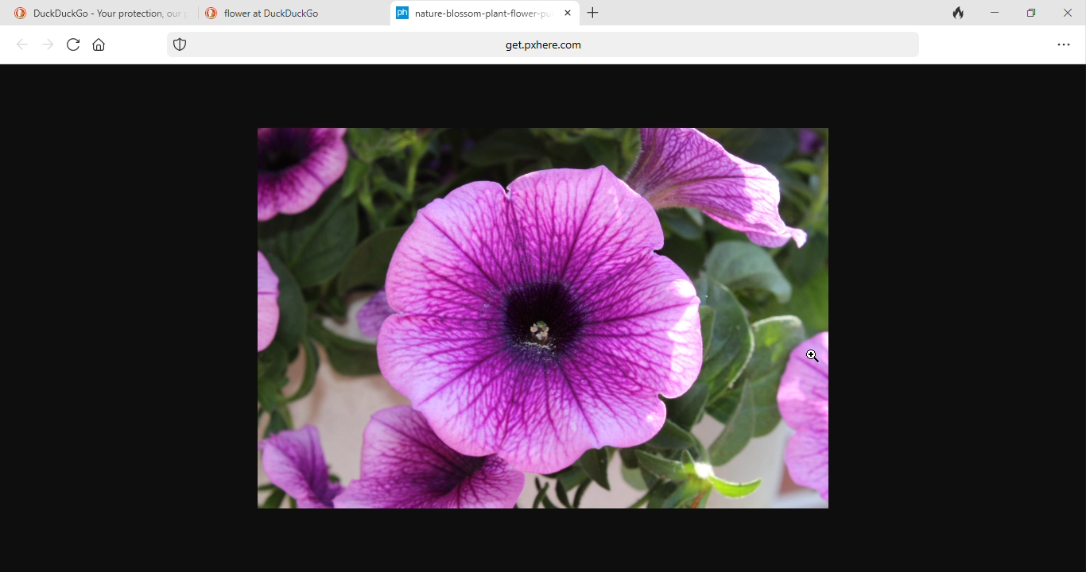 This screenshot has height=572, width=1086. What do you see at coordinates (813, 357) in the screenshot?
I see `cursor` at bounding box center [813, 357].